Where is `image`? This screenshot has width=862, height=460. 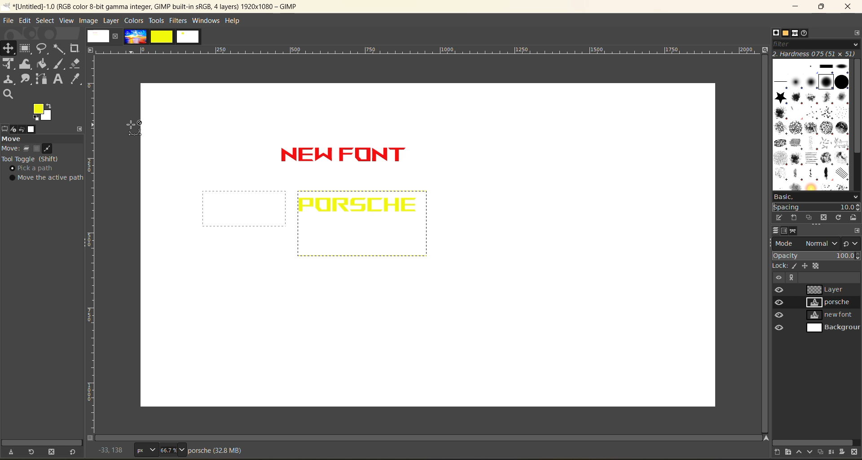 image is located at coordinates (97, 36).